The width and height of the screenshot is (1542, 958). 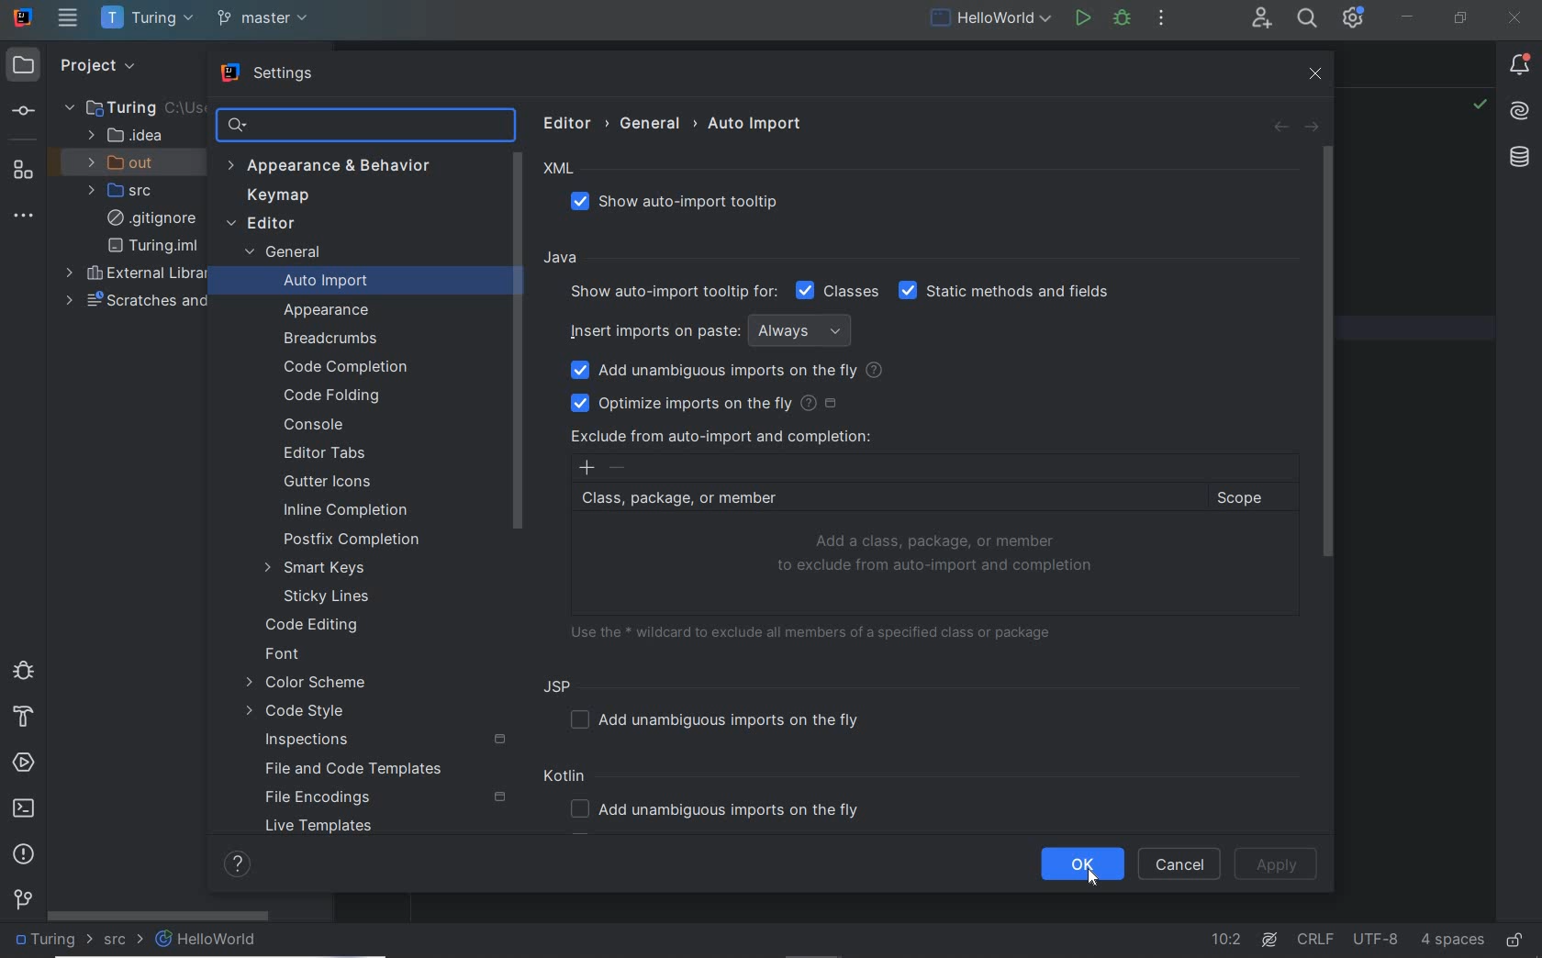 What do you see at coordinates (348, 771) in the screenshot?
I see `FILE AND CODE TEMPLATES` at bounding box center [348, 771].